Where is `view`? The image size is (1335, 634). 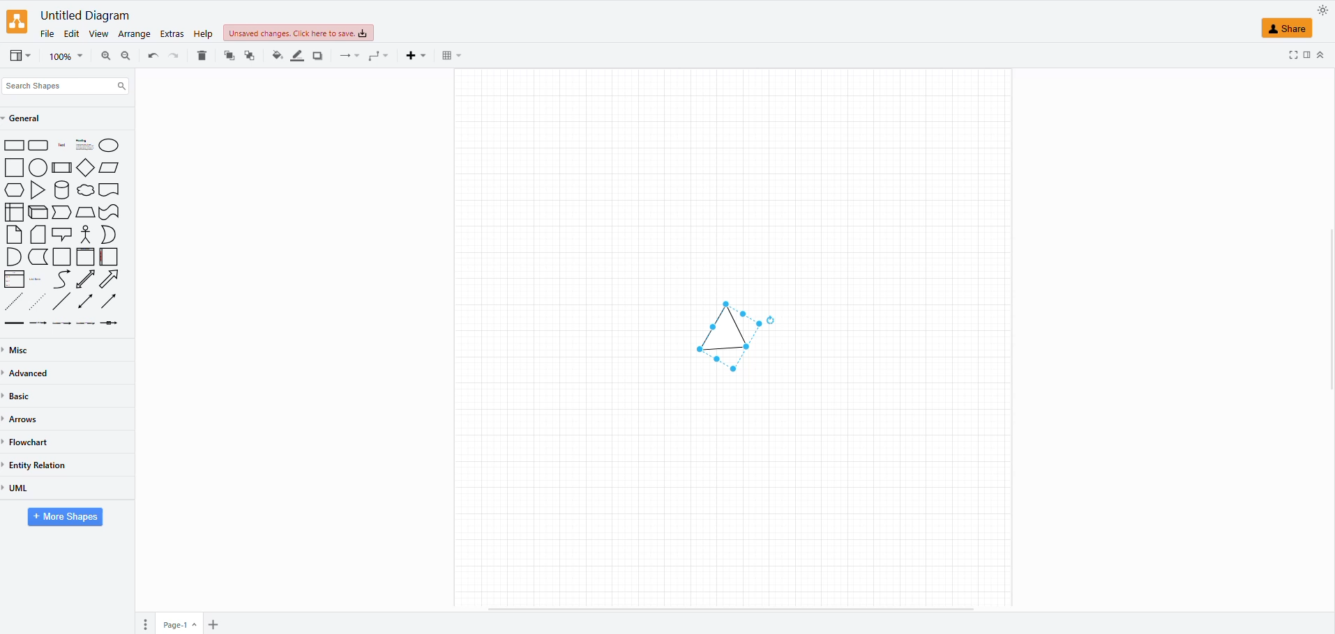
view is located at coordinates (98, 33).